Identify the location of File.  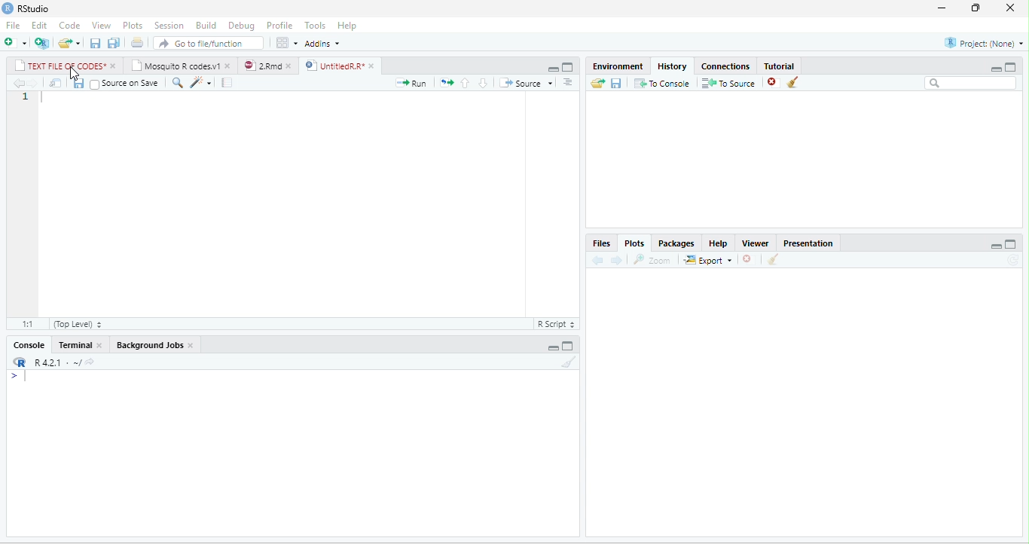
(13, 26).